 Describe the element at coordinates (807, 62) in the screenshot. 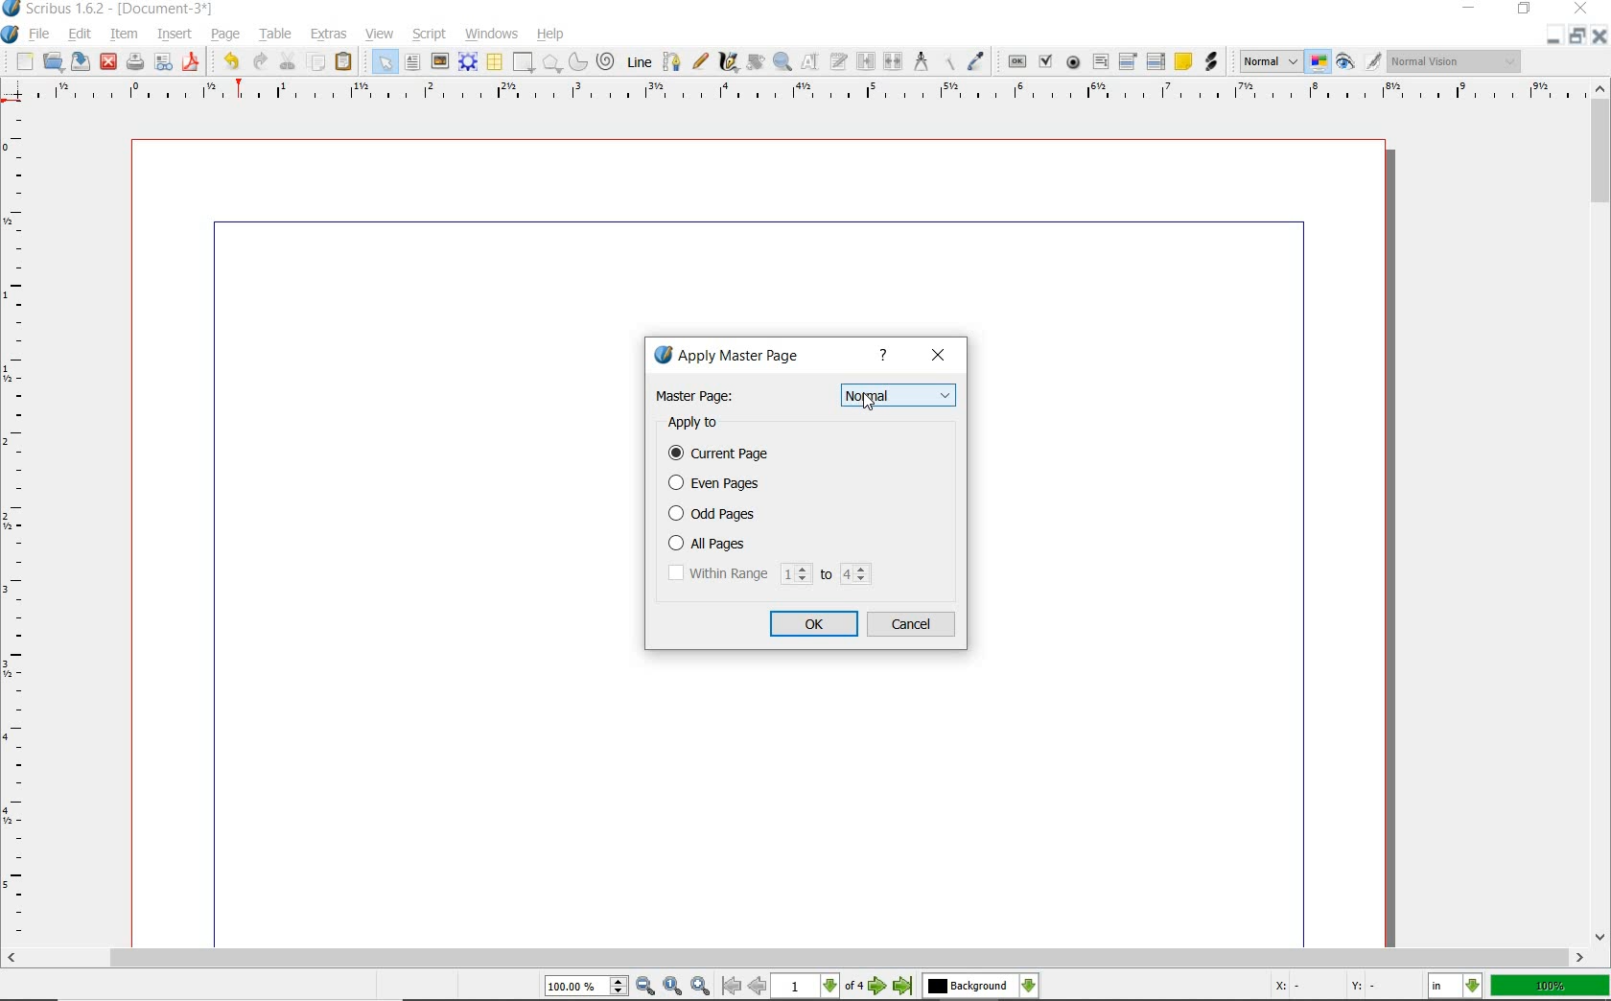

I see `edit contents of frame` at that location.